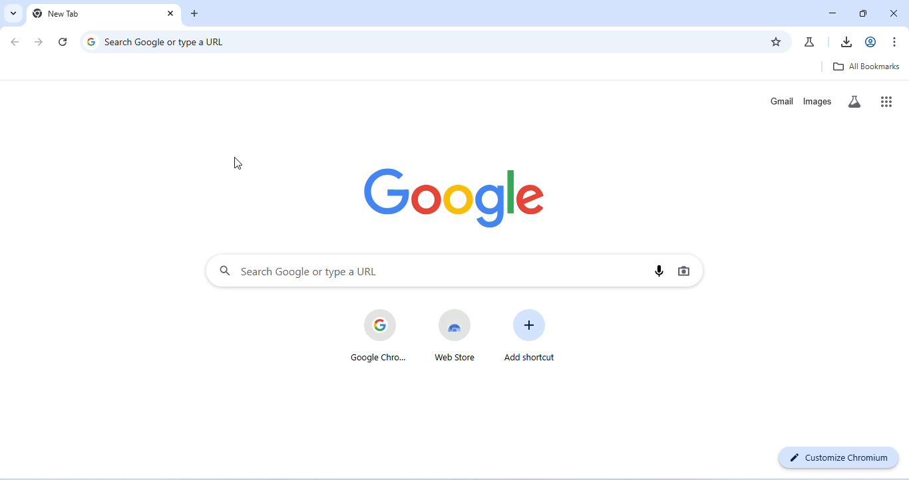  I want to click on search google or type URL, so click(419, 41).